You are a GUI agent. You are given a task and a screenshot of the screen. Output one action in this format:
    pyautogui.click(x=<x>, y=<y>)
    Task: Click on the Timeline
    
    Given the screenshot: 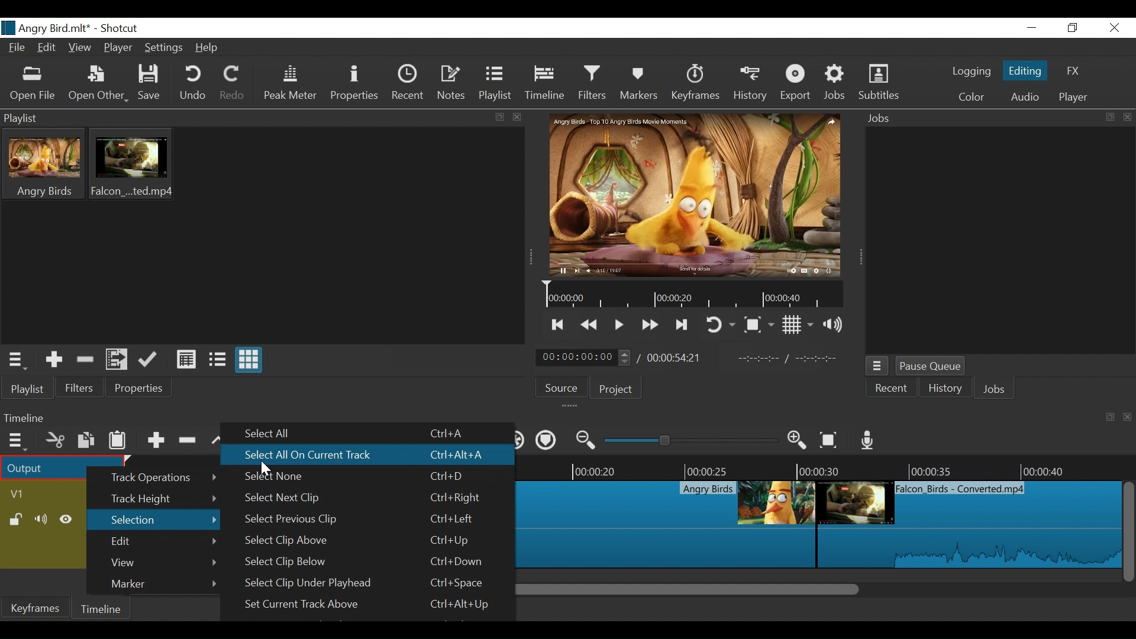 What is the action you would take?
    pyautogui.click(x=830, y=469)
    